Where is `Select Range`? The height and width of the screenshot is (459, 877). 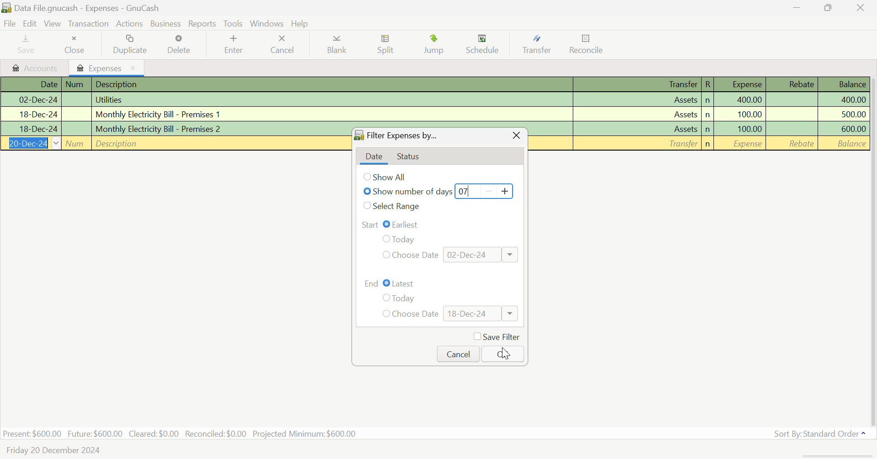 Select Range is located at coordinates (396, 208).